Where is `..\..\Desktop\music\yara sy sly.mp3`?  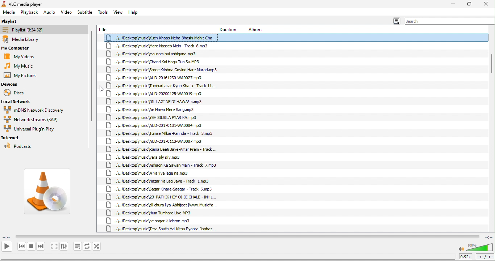 ..\..\Desktop\music\yara sy sly.mp3 is located at coordinates (144, 157).